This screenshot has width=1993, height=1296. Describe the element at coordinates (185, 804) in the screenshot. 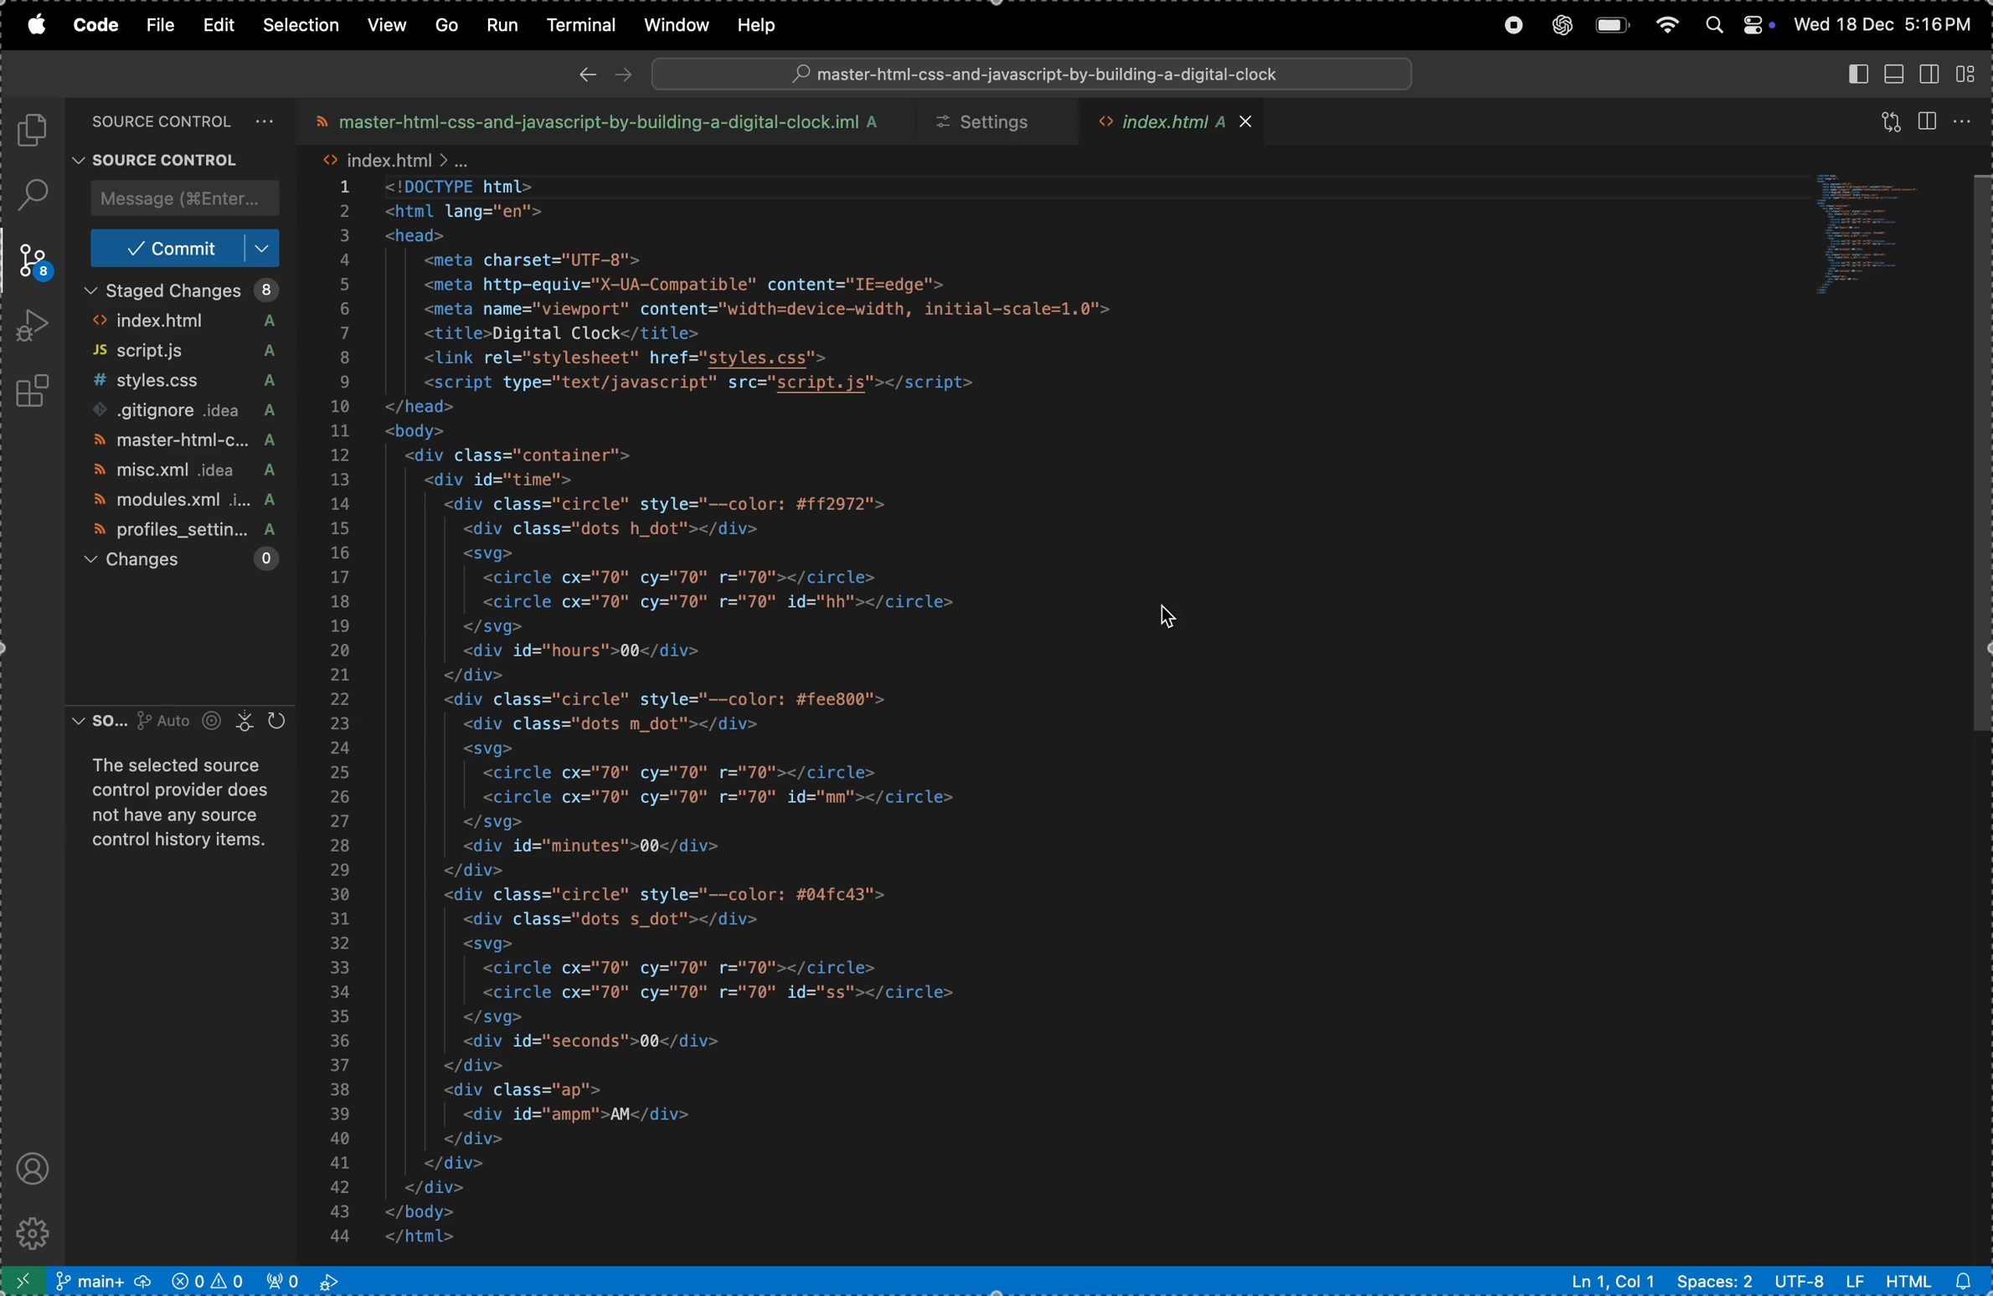

I see `description about the source selected ` at that location.